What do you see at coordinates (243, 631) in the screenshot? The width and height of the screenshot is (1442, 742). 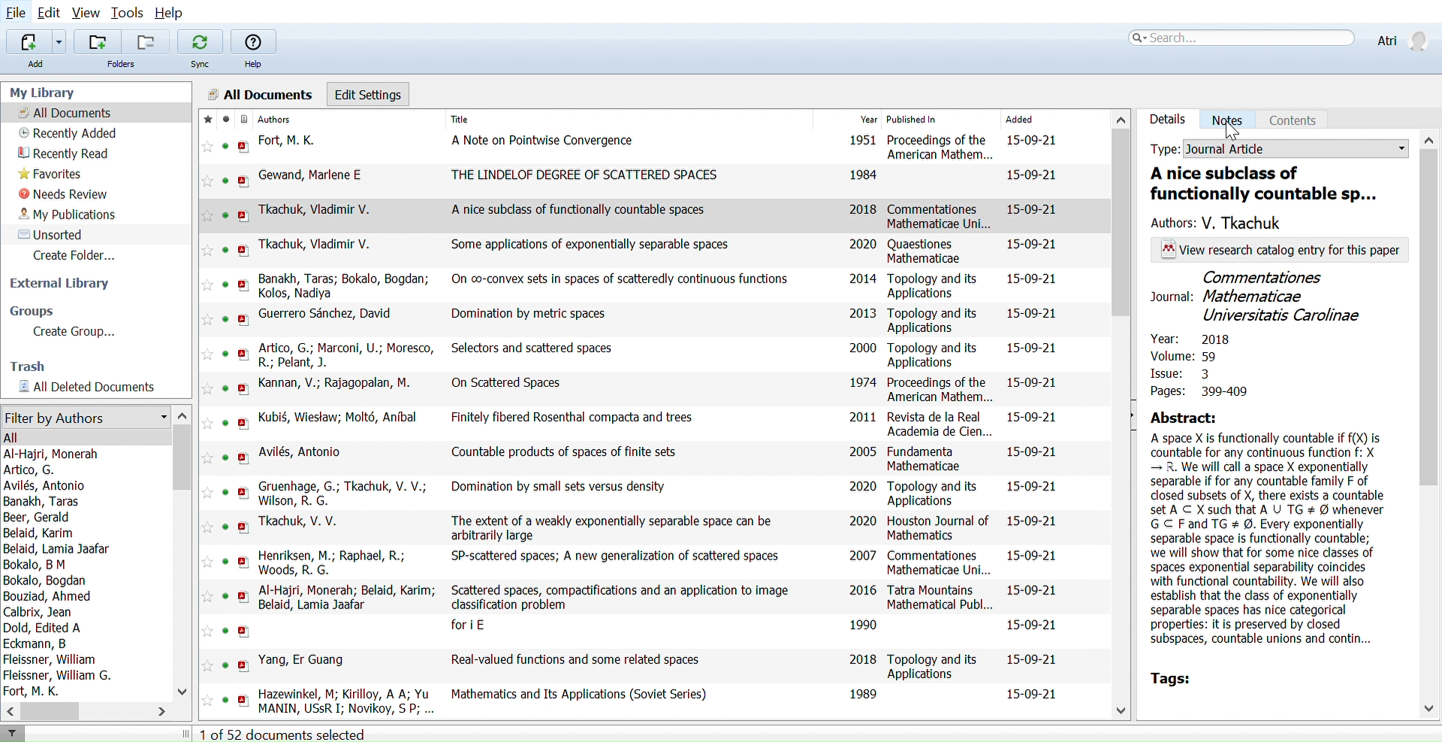 I see `open PDF` at bounding box center [243, 631].